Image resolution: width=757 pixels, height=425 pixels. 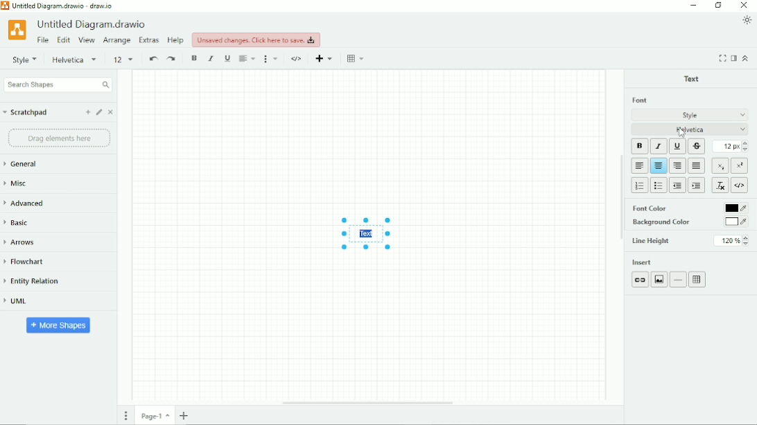 What do you see at coordinates (58, 84) in the screenshot?
I see `Search Shapes` at bounding box center [58, 84].